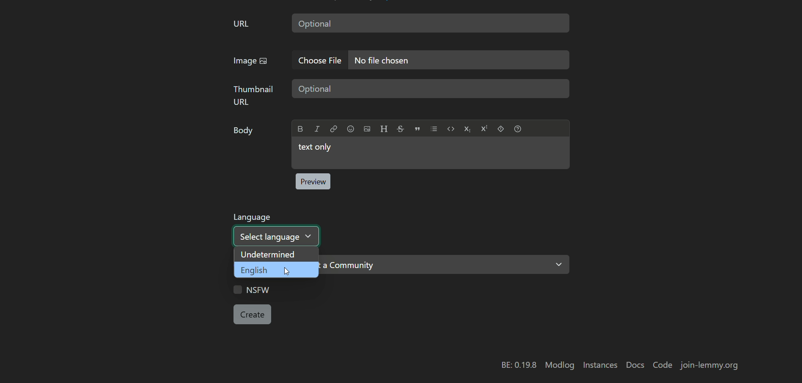 This screenshot has width=802, height=383. What do you see at coordinates (431, 89) in the screenshot?
I see `text box` at bounding box center [431, 89].